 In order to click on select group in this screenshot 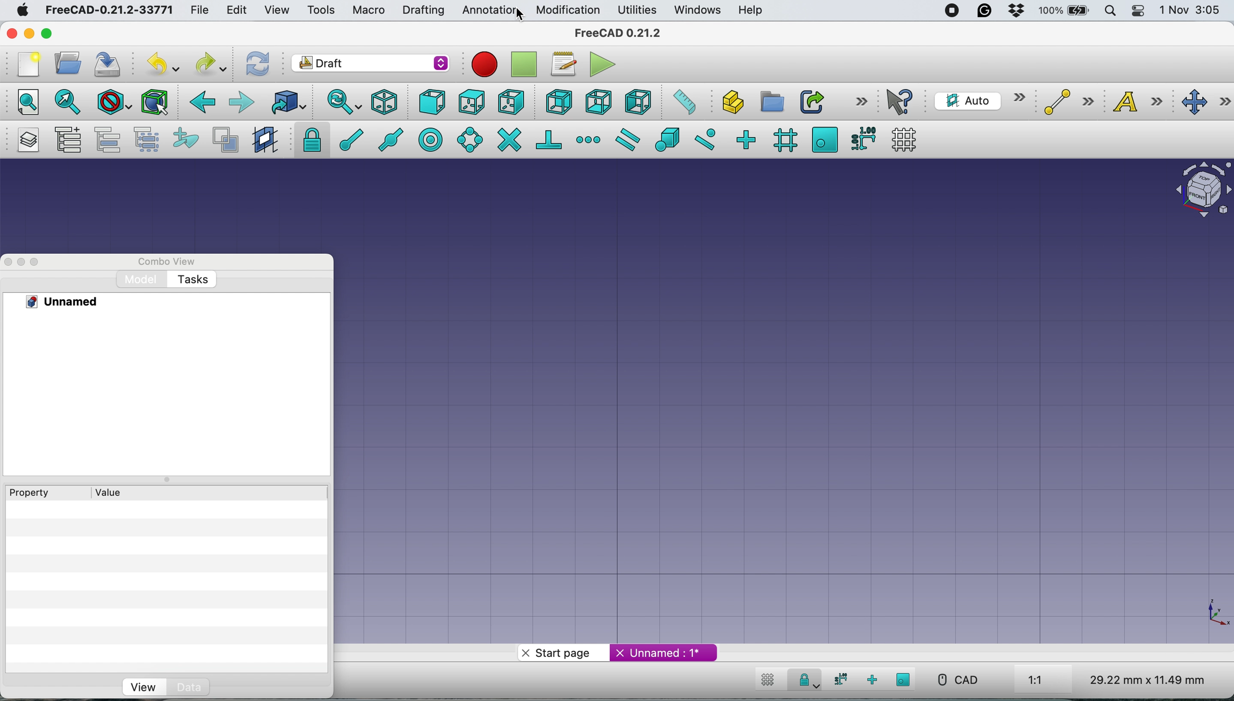, I will do `click(144, 138)`.